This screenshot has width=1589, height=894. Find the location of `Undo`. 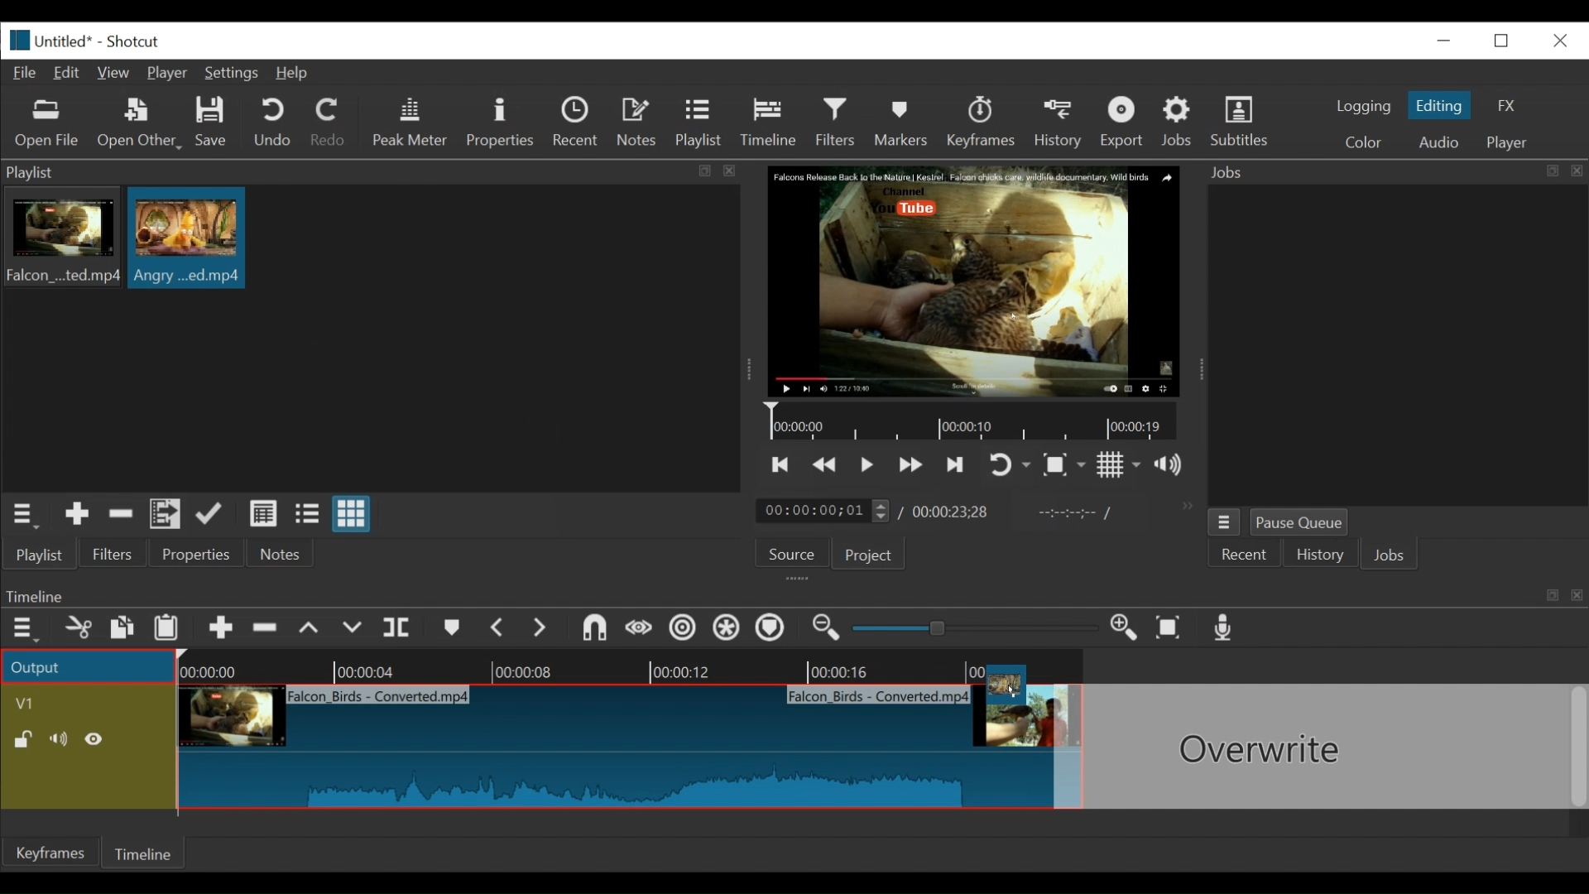

Undo is located at coordinates (275, 123).